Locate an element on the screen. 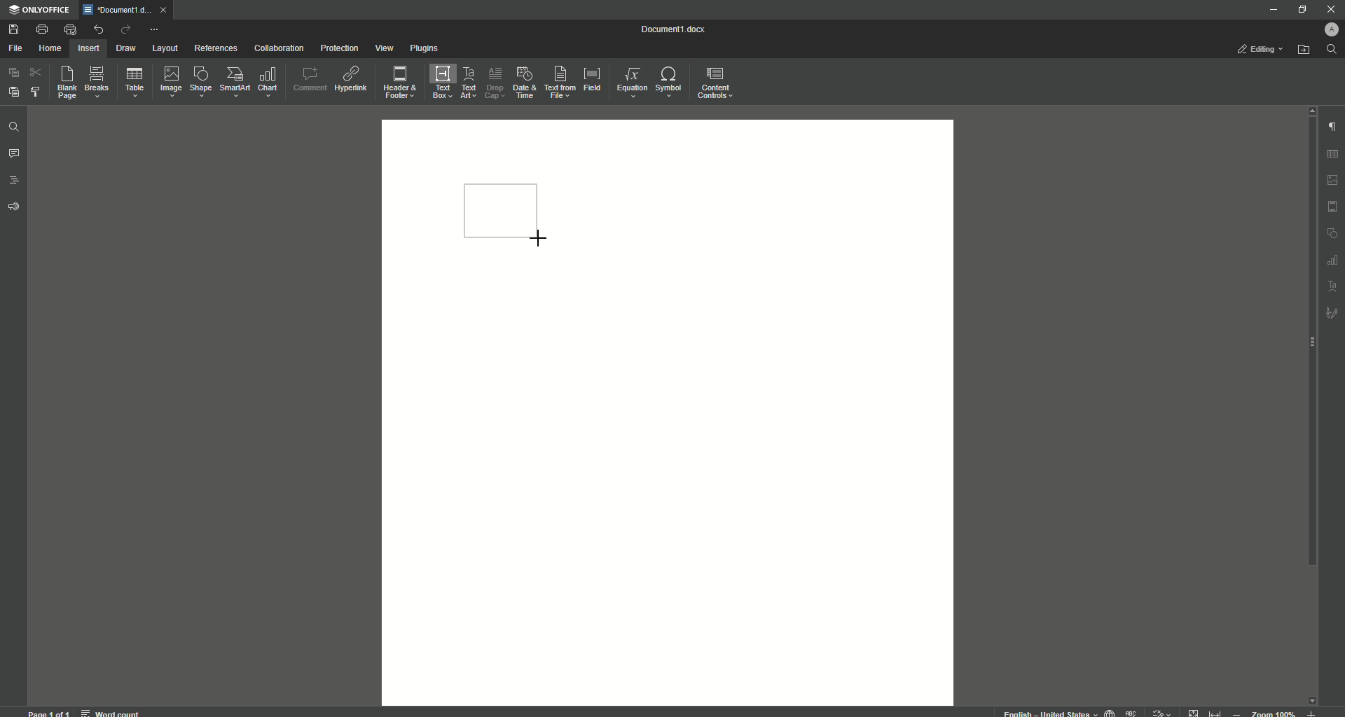 The height and width of the screenshot is (717, 1345). Comment is located at coordinates (310, 79).